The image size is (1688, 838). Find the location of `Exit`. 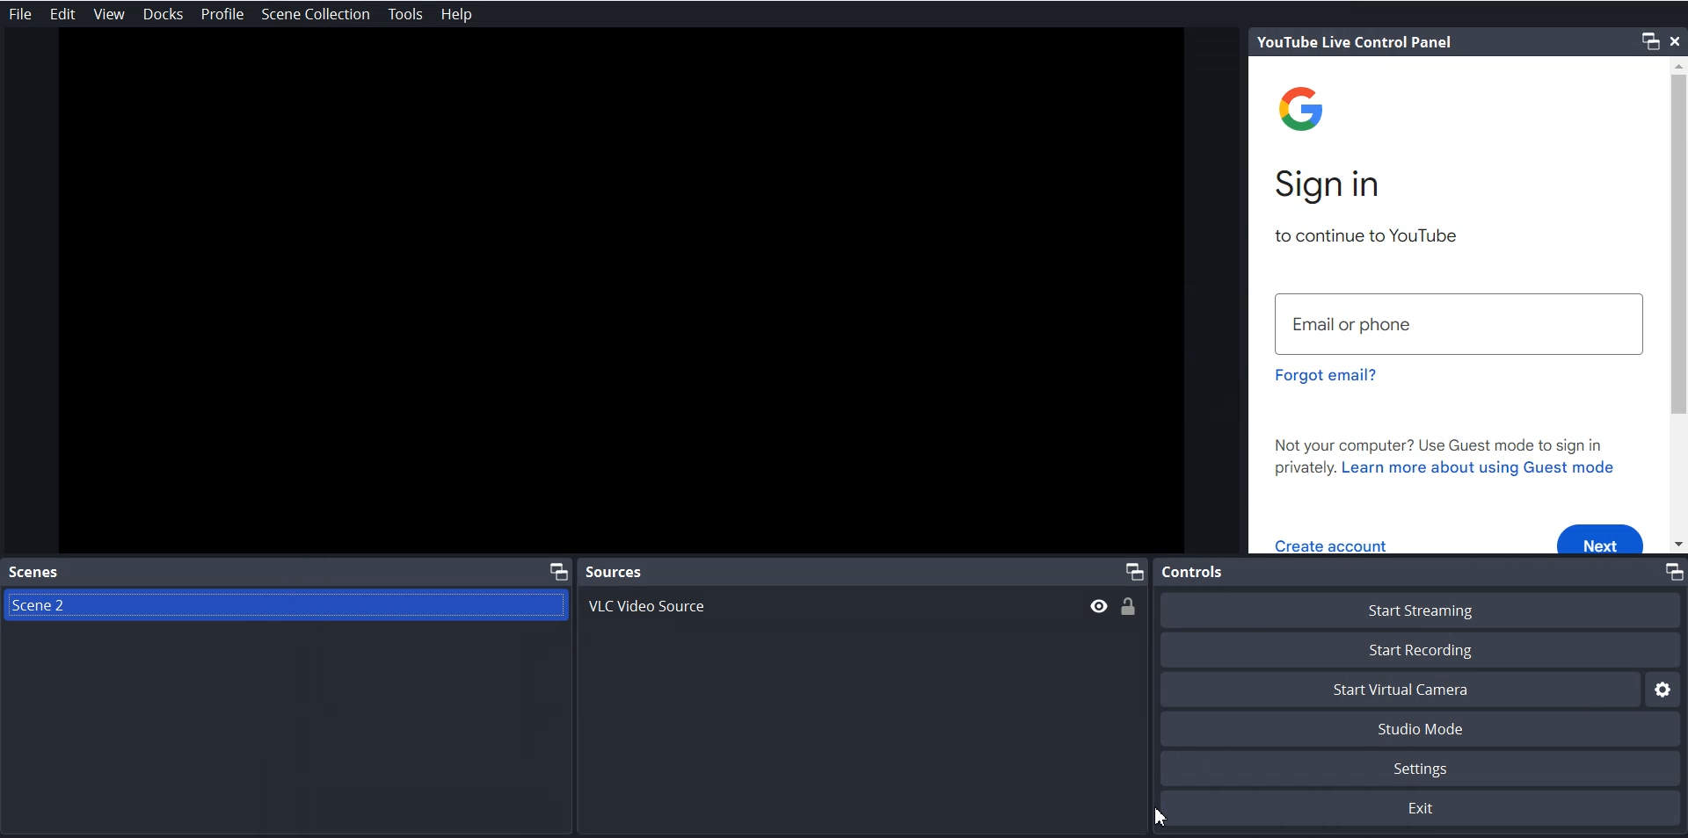

Exit is located at coordinates (1423, 809).